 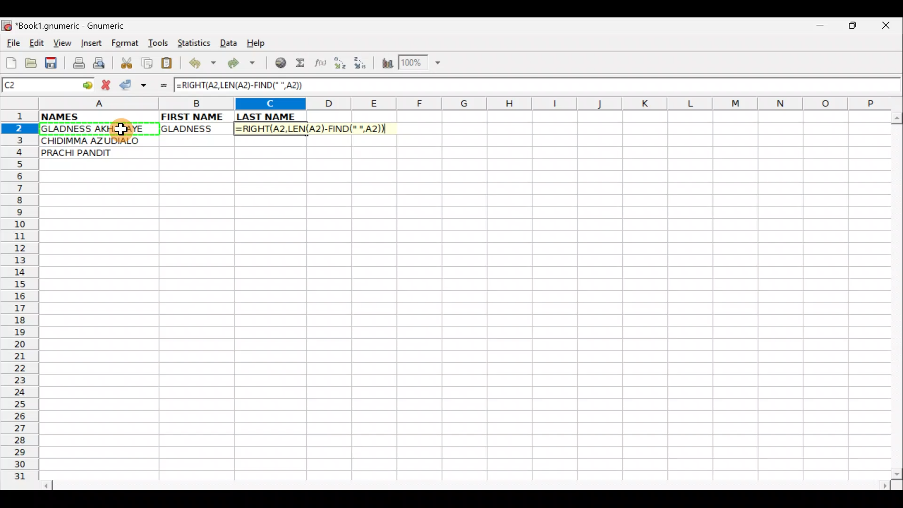 What do you see at coordinates (38, 86) in the screenshot?
I see `Cell name C2` at bounding box center [38, 86].